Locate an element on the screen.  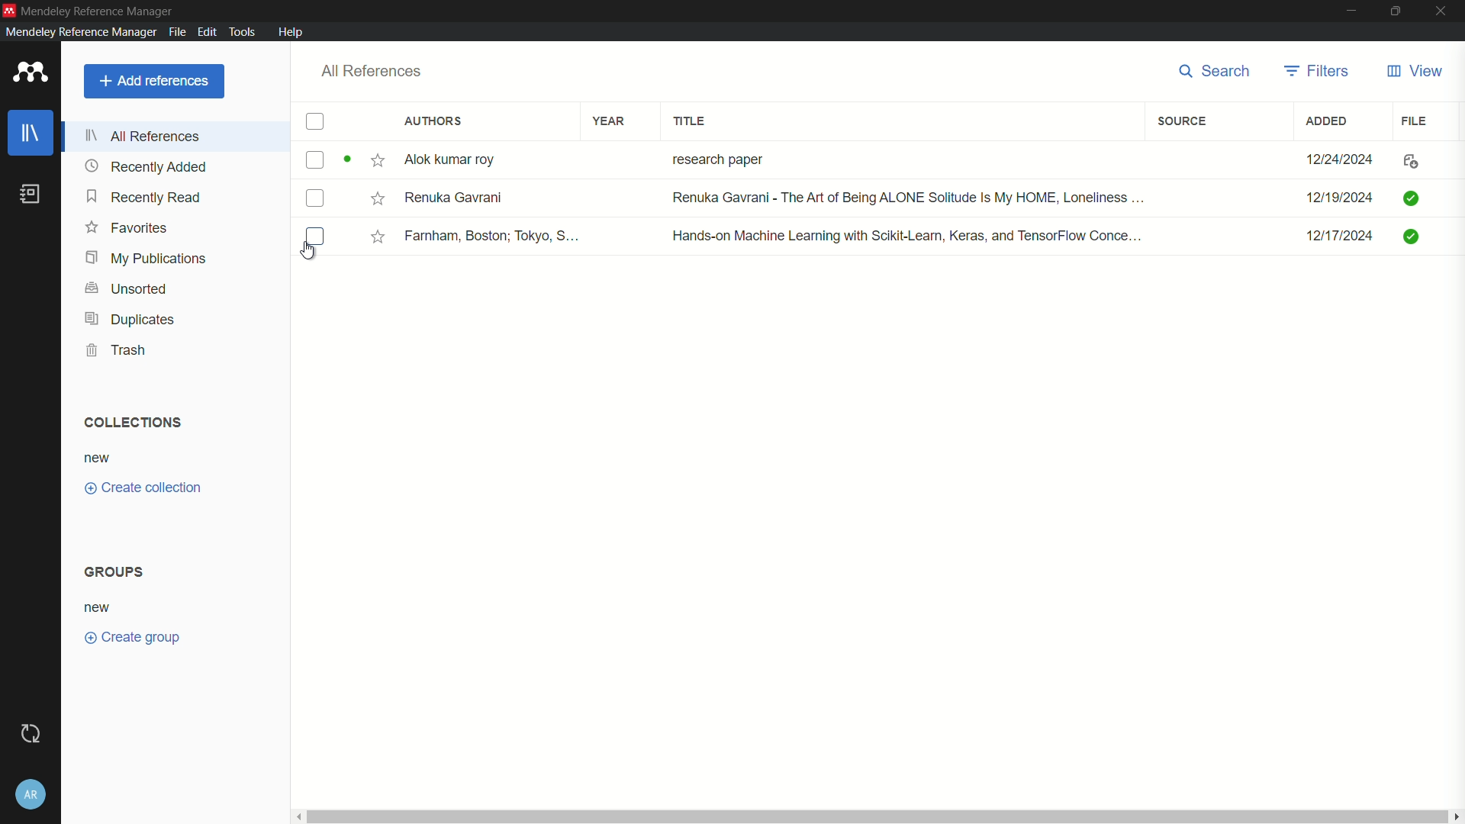
unsorted is located at coordinates (127, 289).